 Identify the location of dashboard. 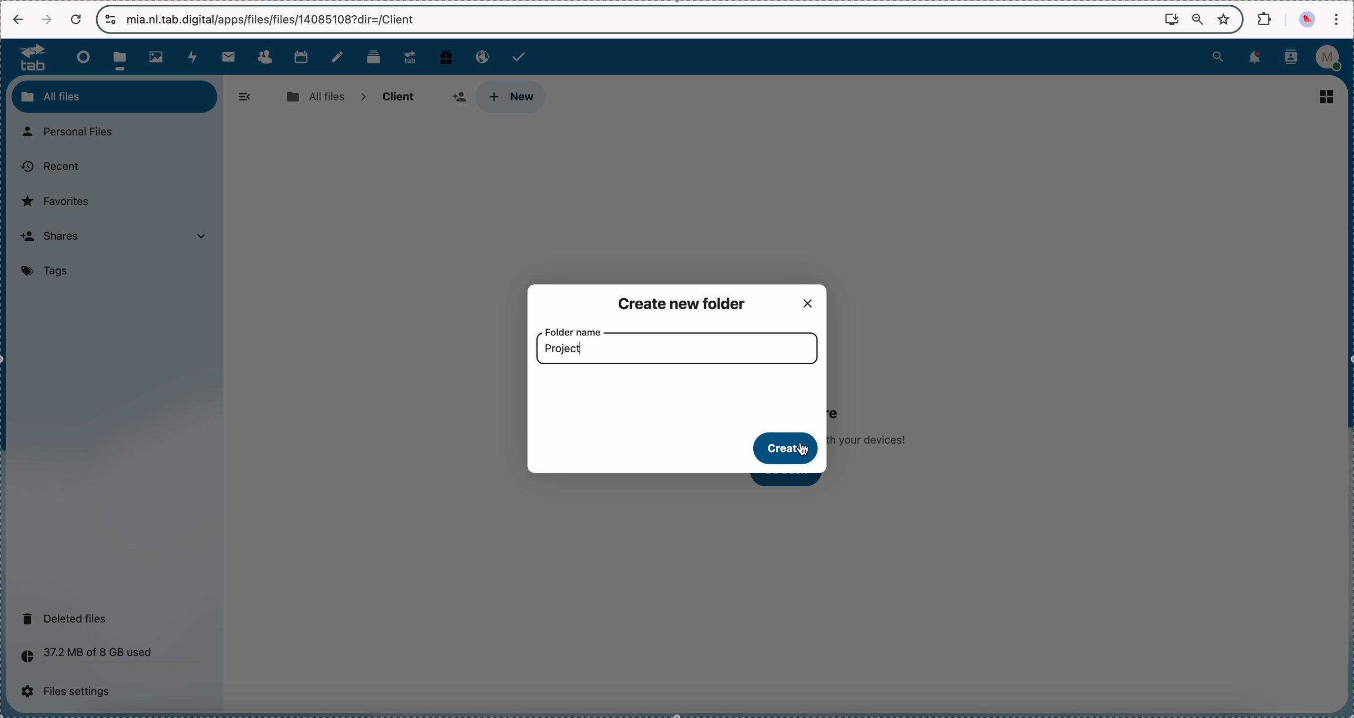
(80, 57).